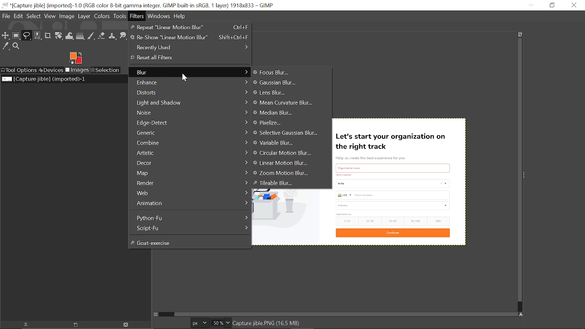 The height and width of the screenshot is (329, 585). Describe the element at coordinates (282, 143) in the screenshot. I see `Variable blur` at that location.